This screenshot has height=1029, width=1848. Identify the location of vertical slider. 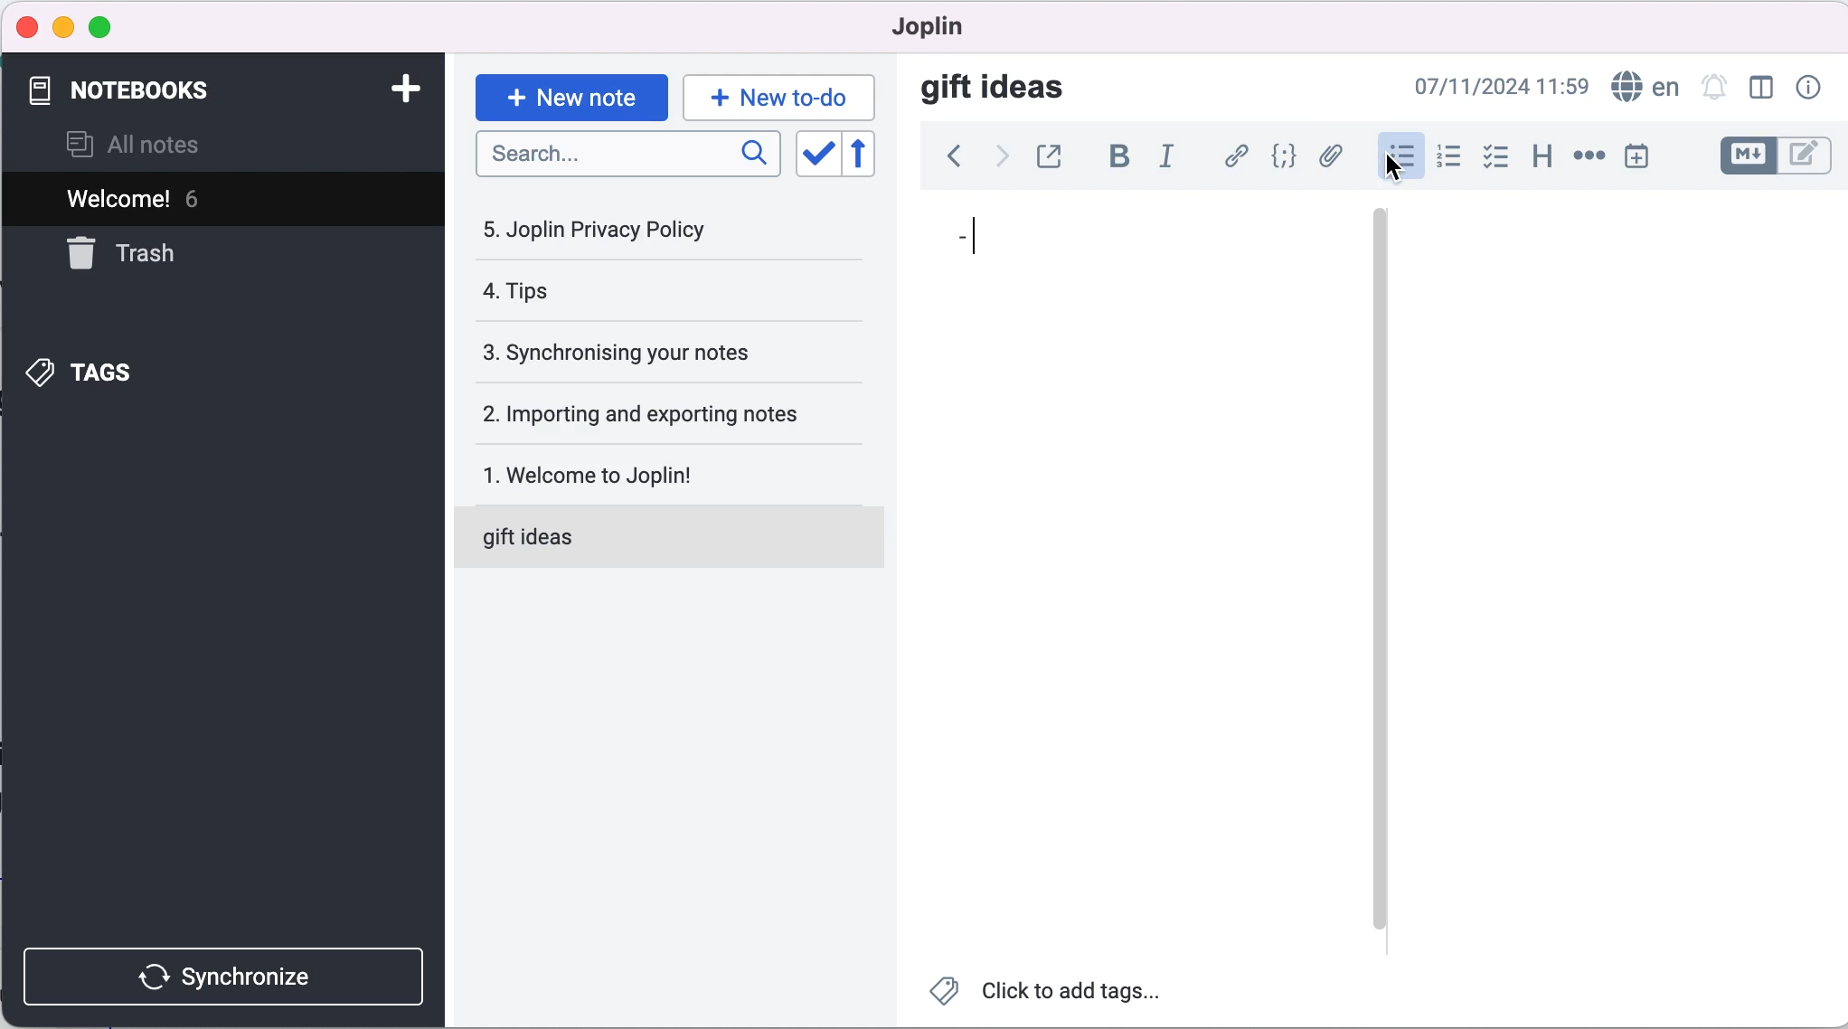
(1379, 269).